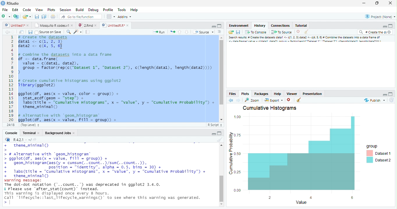  Describe the element at coordinates (117, 79) in the screenshot. I see `# Combine the dataset into a data frame f <- data.frame(value = c(datal, data),group = factor (rep(c("Dataset 1", "Dataset 2"), c(length(datal), length(data2))))create cumulative histograms using ggplot2brary (ggplot2)gplot(df, aes(x = value, color = group)) +stat_ecdf (geom = “step”) +Tabs(ritle = “cumulative Histograms”, x = "value", y = “Cumulative Probability”) +theme_mininal ()Alternative with “geom_histogram®gplot(df, aes(x = value, Fill = group)) +geon_histogram(aes(y = cumsum(.. count. .)/sun(. .count..)),position = "identity", alpha = 0.5, bins = 30) +1abs(title = “Cumulative Histograms”, x = "value", y = “Cumulative Probability”) +` at that location.